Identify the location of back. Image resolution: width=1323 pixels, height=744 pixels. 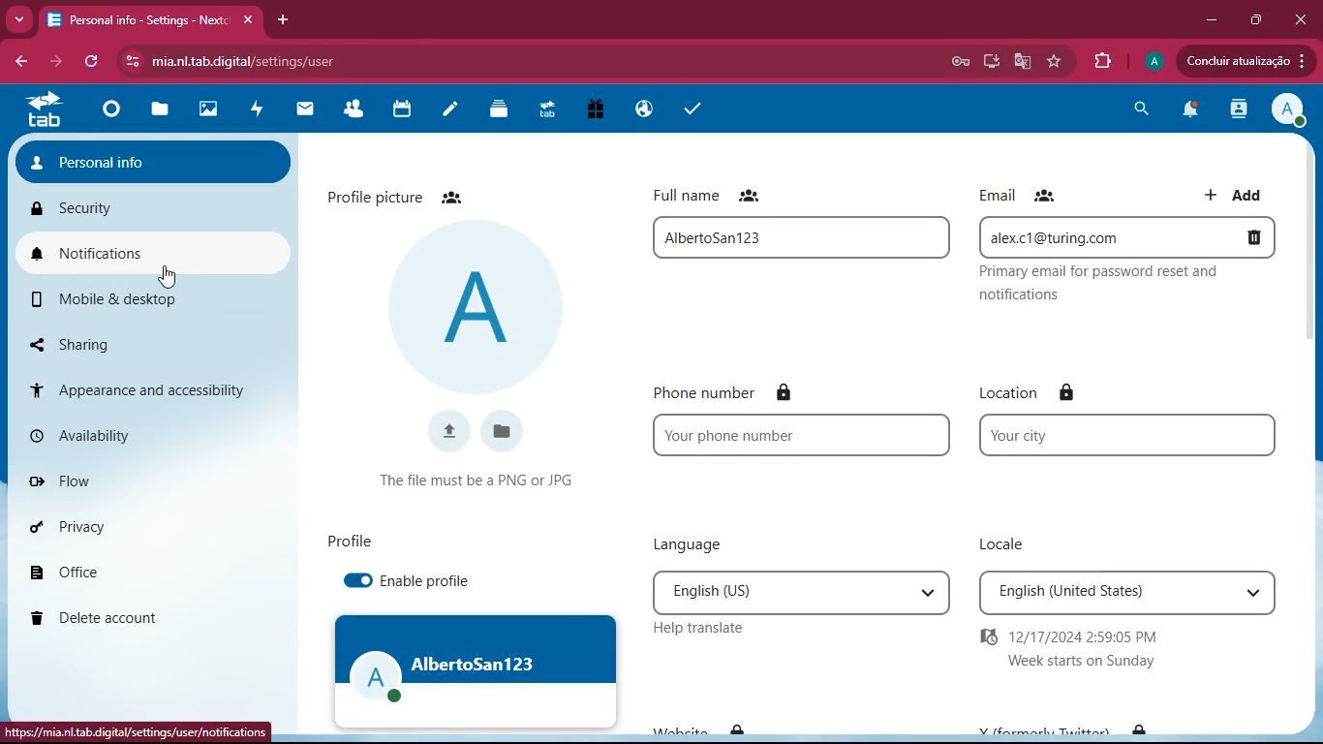
(22, 63).